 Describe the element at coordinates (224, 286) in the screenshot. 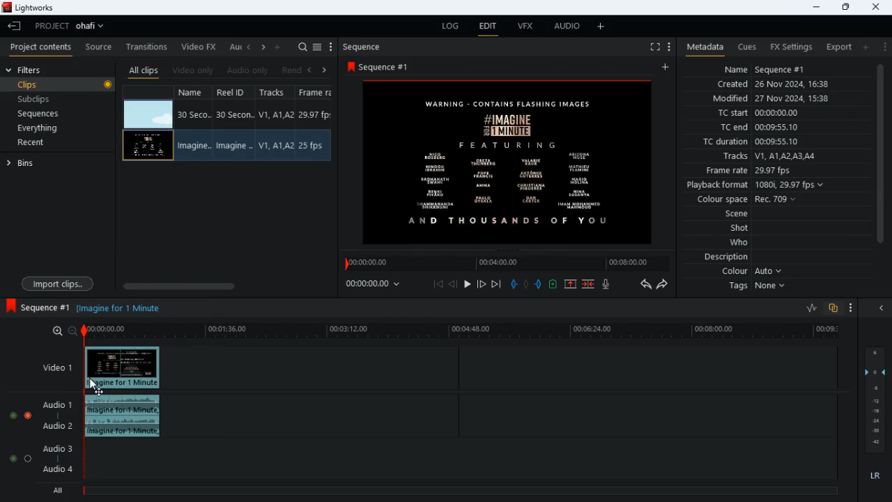

I see `scroll` at that location.